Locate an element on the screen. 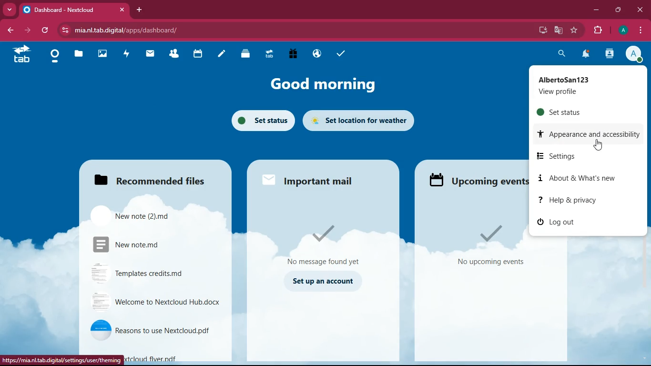  activity is located at coordinates (129, 52).